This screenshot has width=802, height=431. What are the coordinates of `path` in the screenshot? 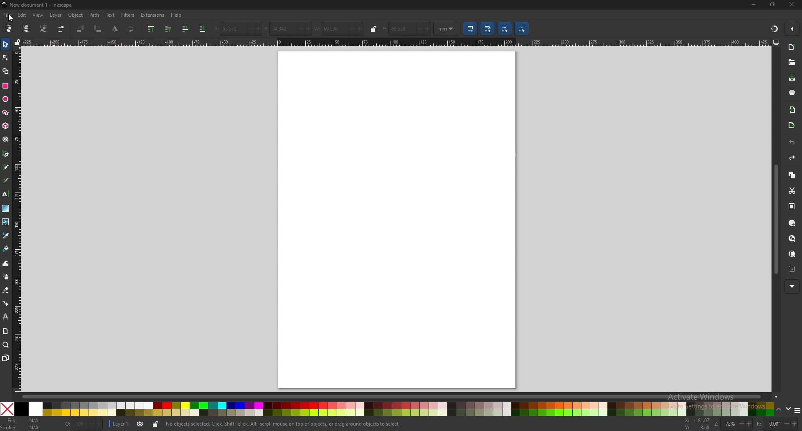 It's located at (94, 15).